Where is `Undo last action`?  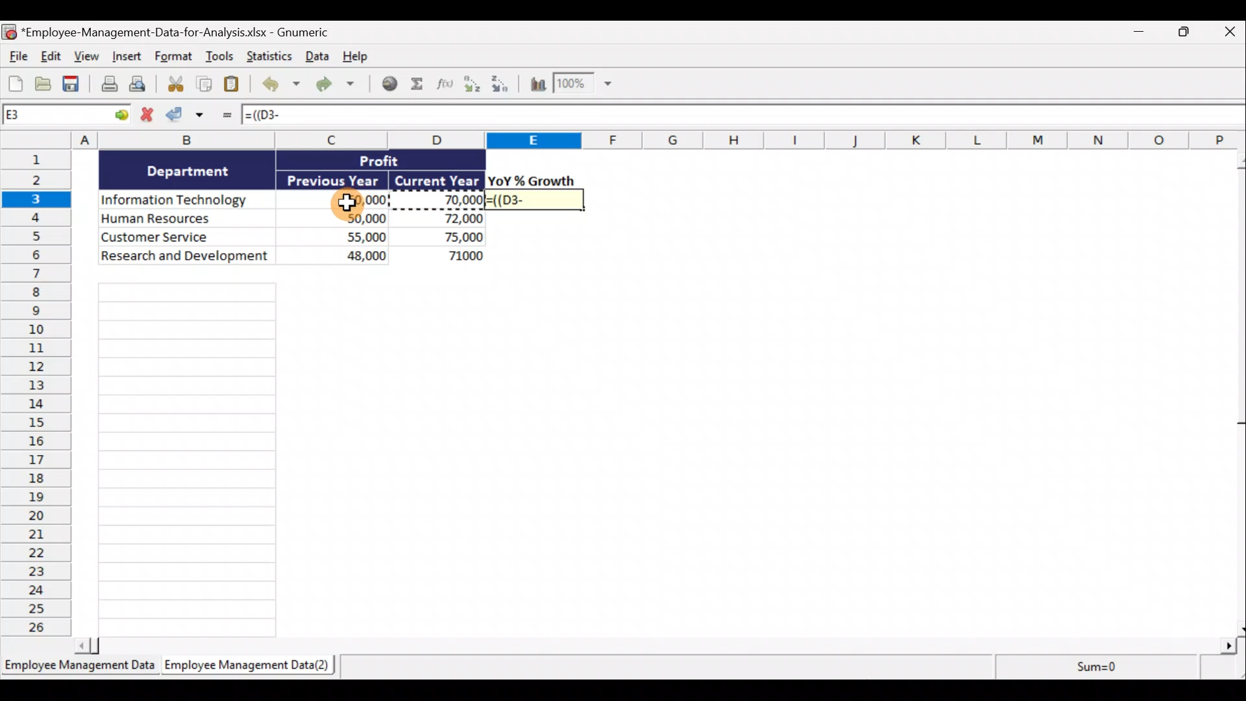
Undo last action is located at coordinates (278, 85).